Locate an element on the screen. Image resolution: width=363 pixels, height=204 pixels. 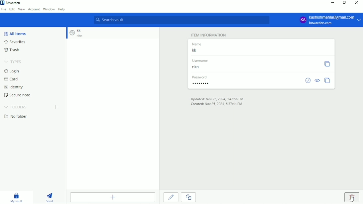
Copy is located at coordinates (327, 64).